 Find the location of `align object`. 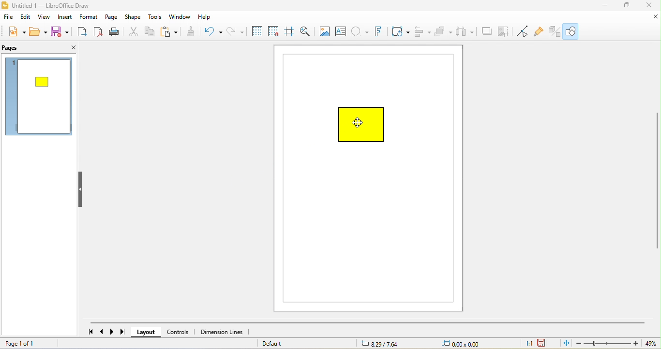

align object is located at coordinates (423, 32).